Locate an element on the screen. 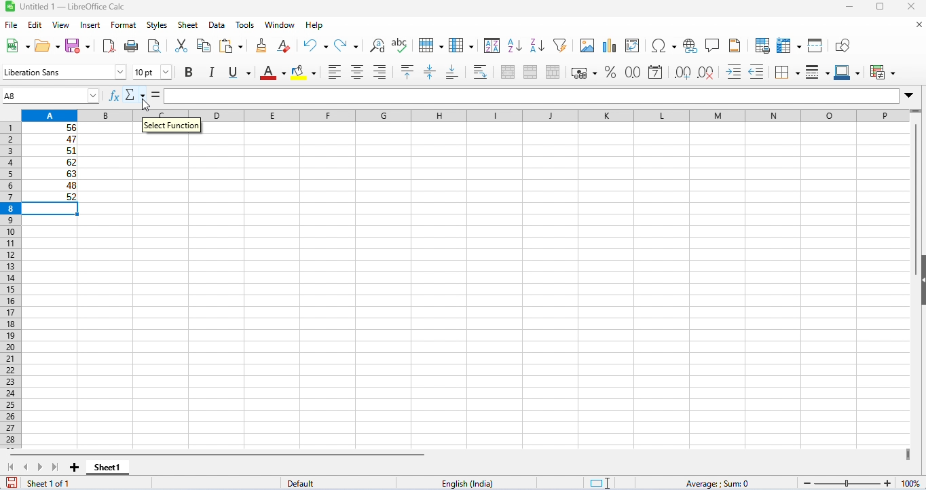 The image size is (926, 490). conditional is located at coordinates (883, 72).